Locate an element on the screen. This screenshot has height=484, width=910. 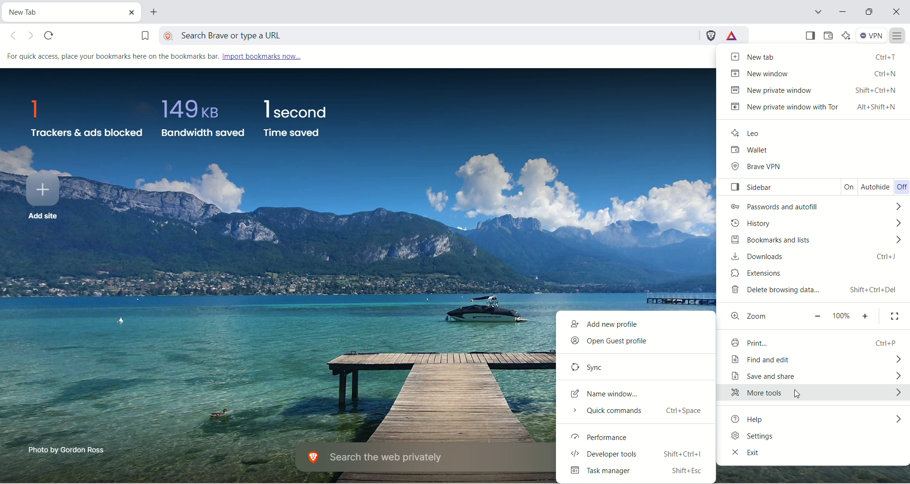
import bookmarks now is located at coordinates (261, 57).